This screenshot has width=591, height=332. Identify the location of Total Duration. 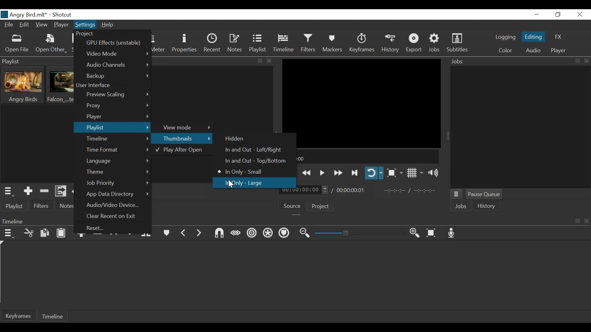
(350, 190).